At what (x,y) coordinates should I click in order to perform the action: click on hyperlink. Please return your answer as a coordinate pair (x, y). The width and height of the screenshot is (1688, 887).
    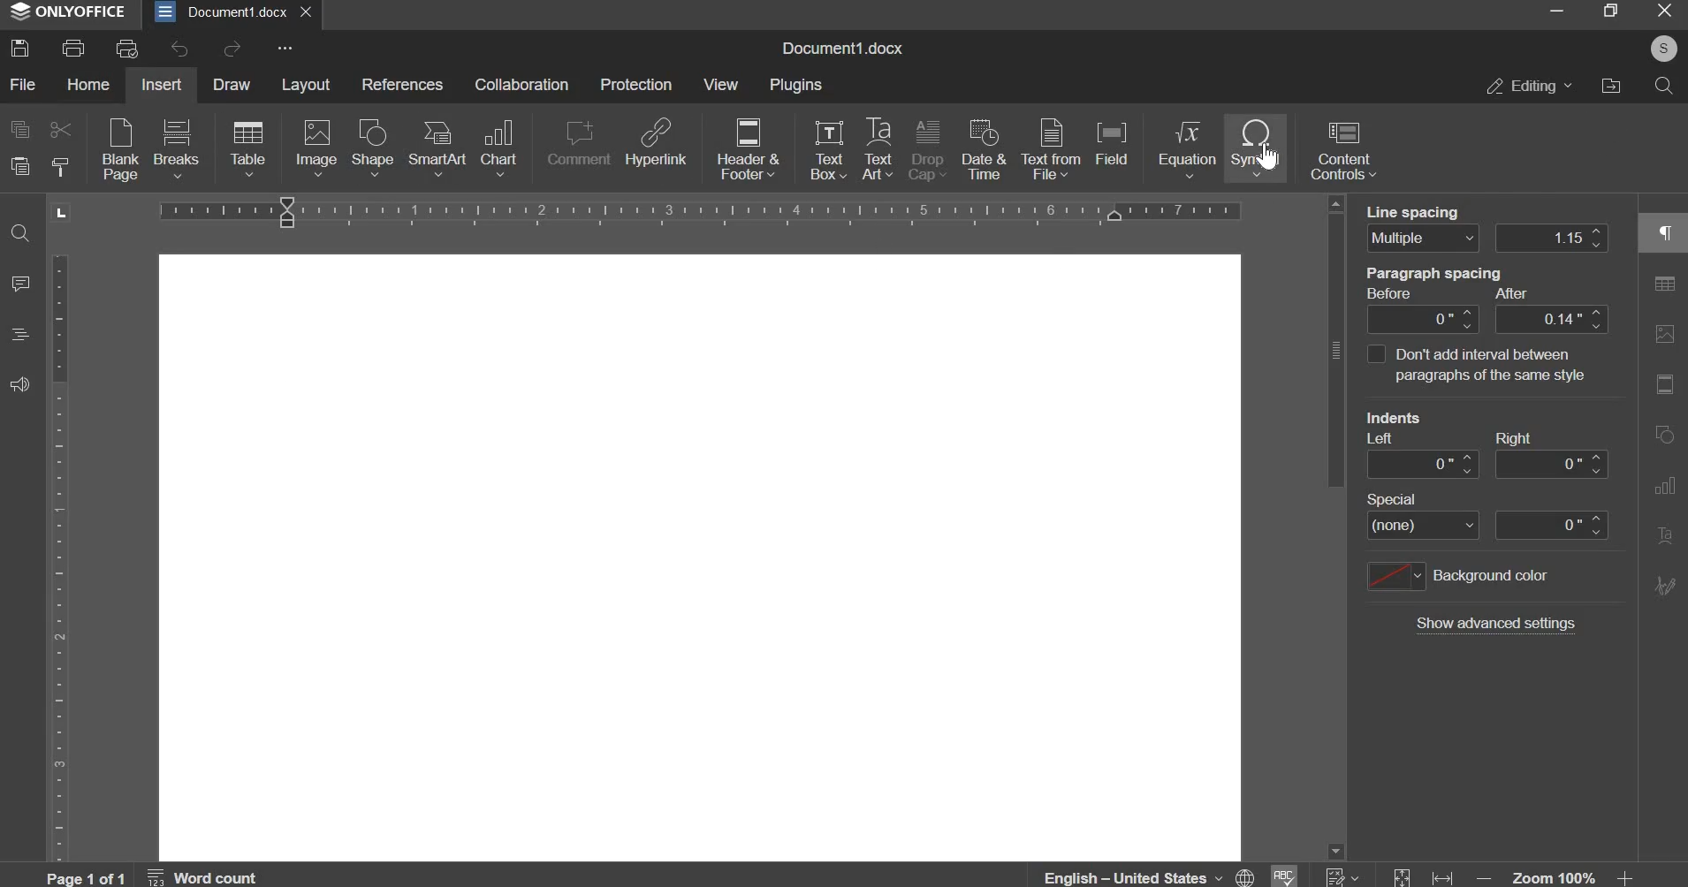
    Looking at the image, I should click on (657, 140).